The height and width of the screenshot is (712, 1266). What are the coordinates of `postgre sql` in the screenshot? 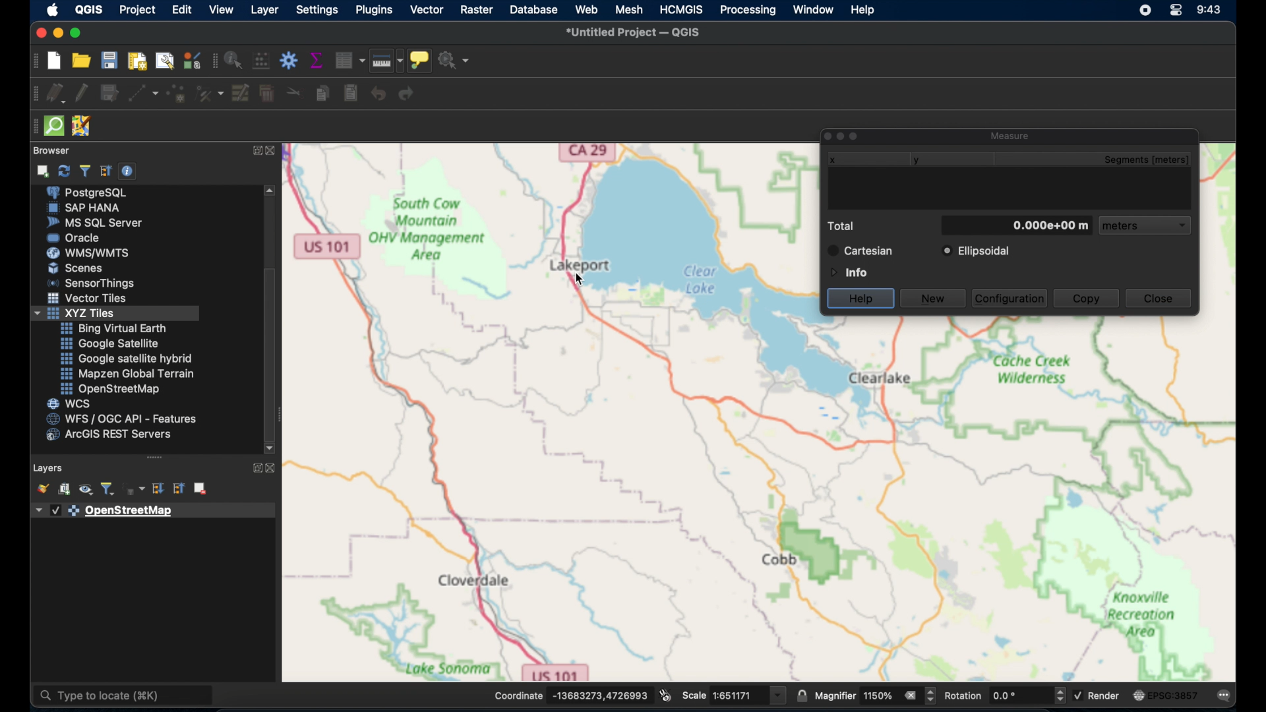 It's located at (96, 193).